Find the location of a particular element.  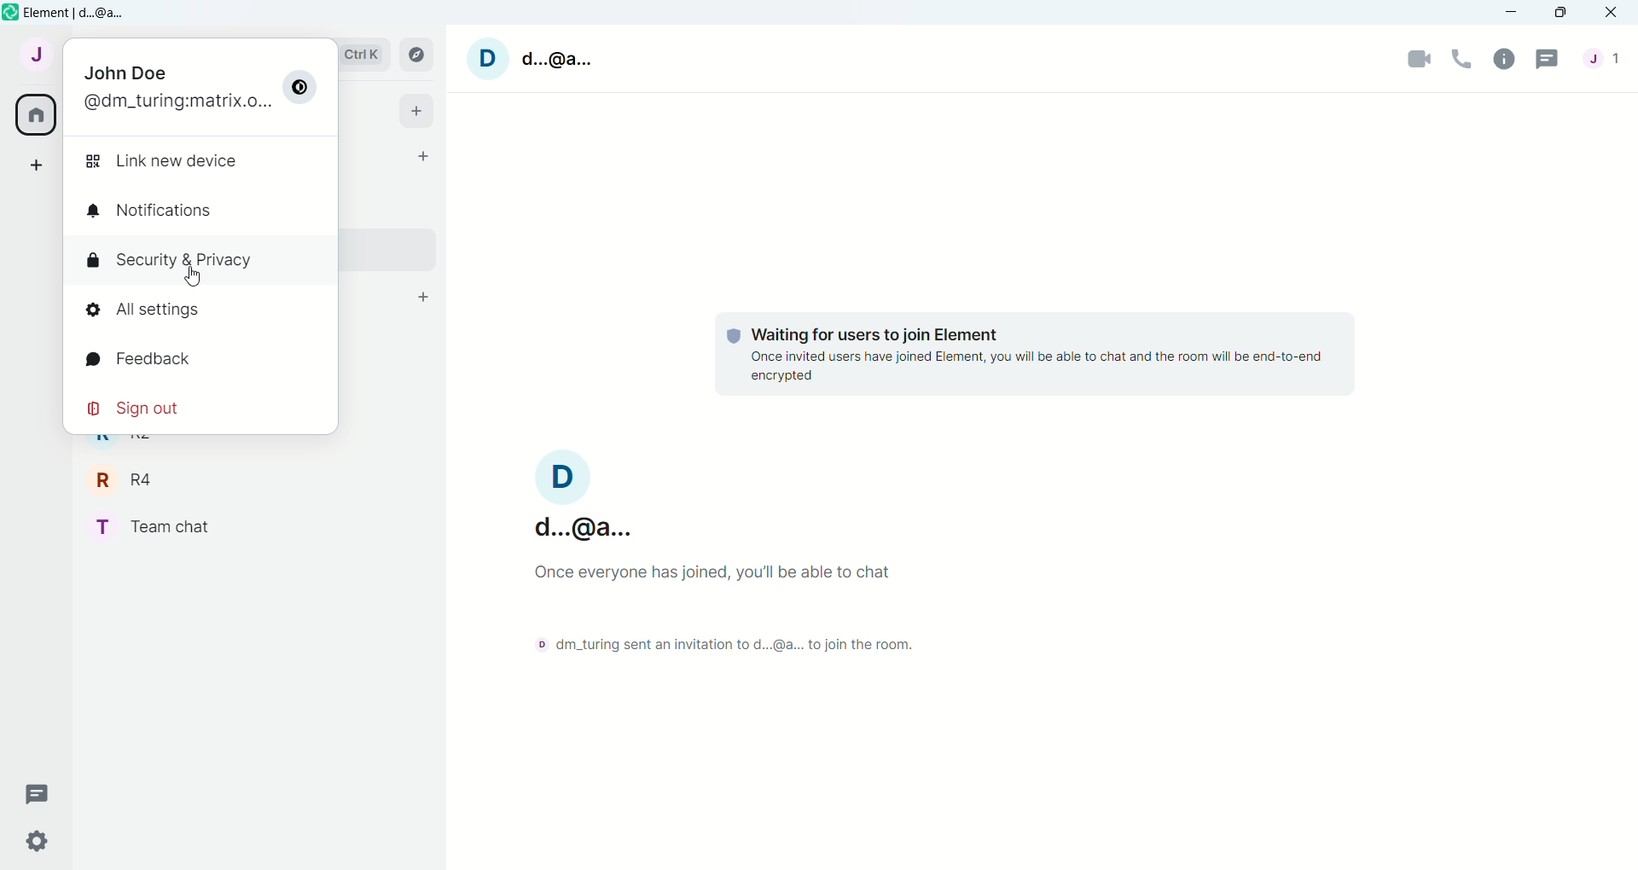

voice call is located at coordinates (1462, 60).